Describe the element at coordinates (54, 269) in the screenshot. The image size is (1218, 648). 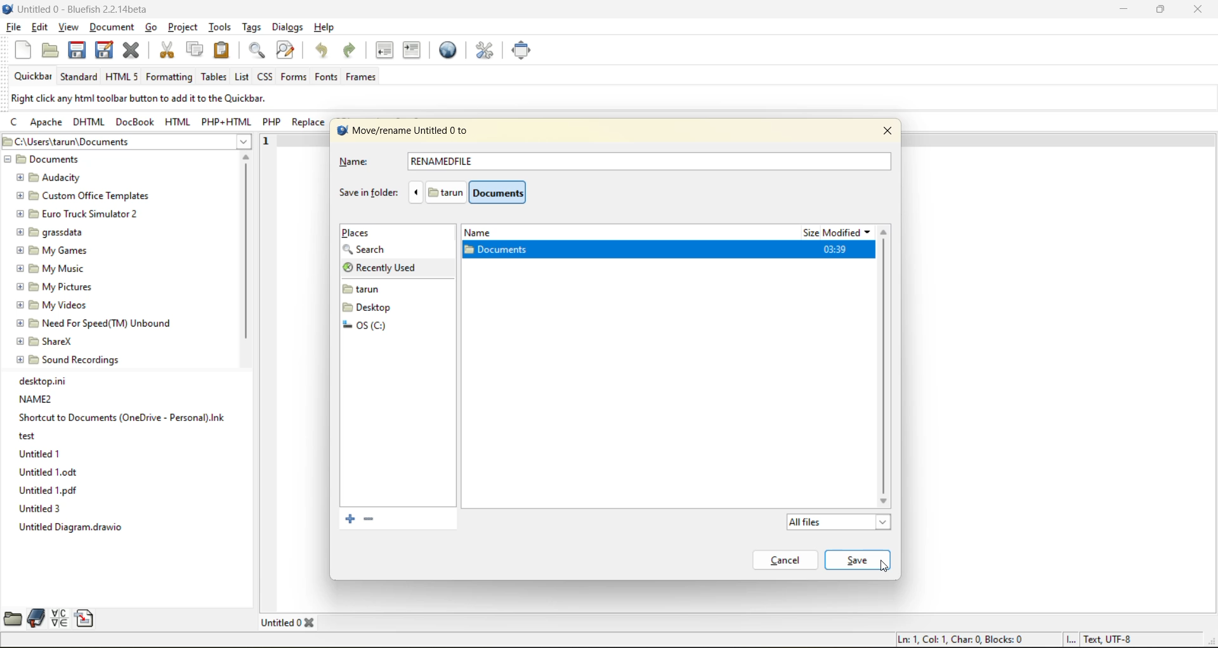
I see `My Music` at that location.